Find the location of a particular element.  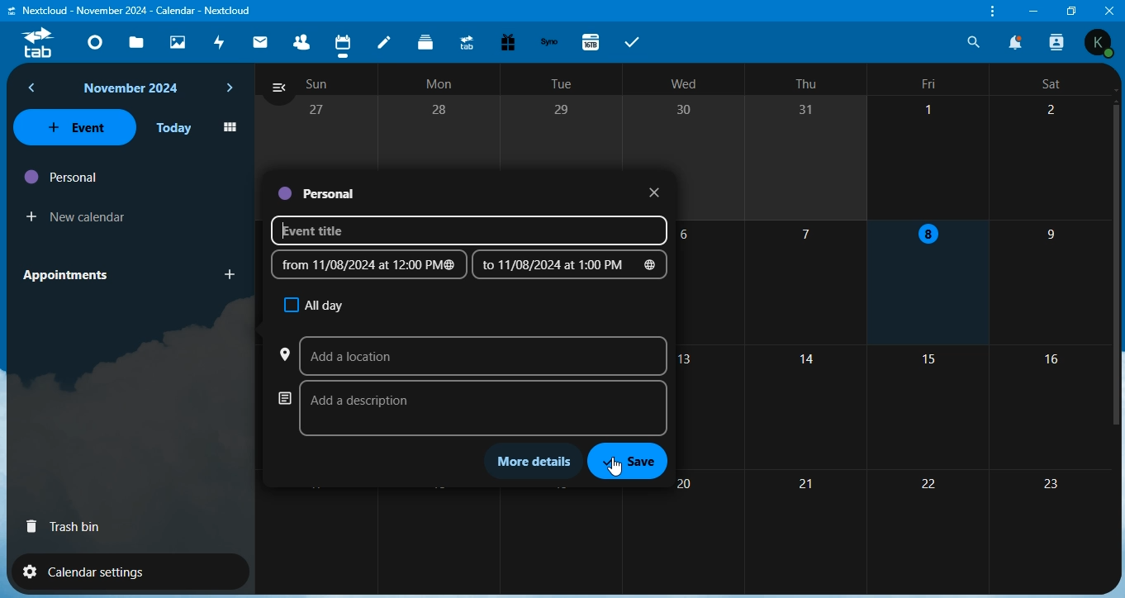

 is located at coordinates (1102, 43).